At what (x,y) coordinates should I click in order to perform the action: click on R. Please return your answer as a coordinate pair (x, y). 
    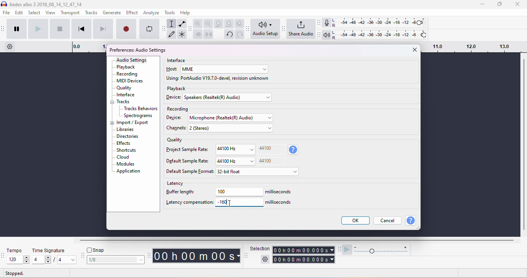
    Looking at the image, I should click on (335, 38).